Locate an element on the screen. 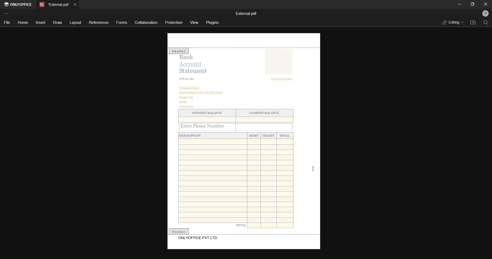 The image size is (492, 259). ‘Phone, Fax is located at coordinates (186, 98).